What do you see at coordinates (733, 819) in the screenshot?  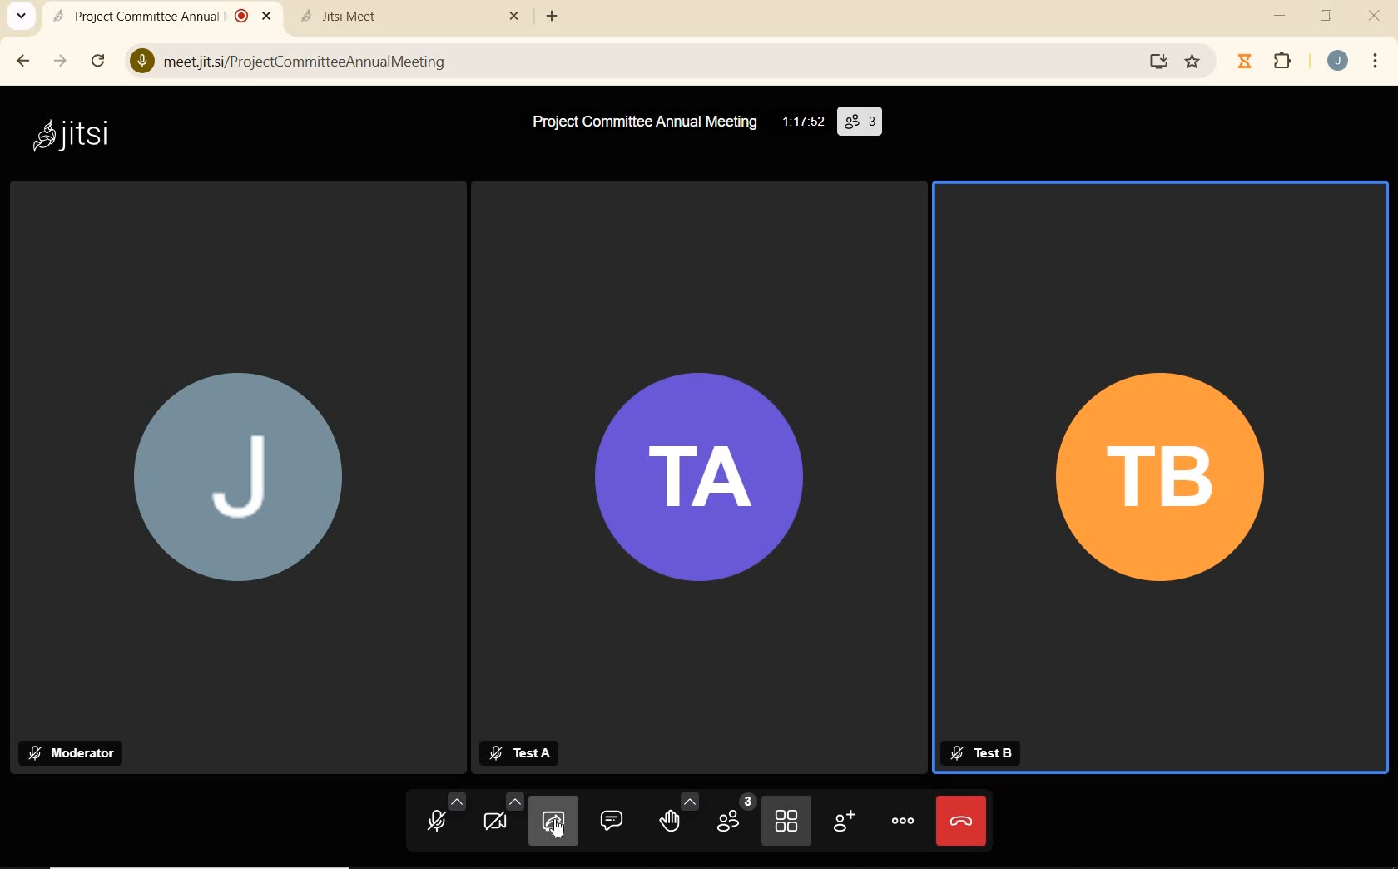 I see `PARTICIPANTS` at bounding box center [733, 819].